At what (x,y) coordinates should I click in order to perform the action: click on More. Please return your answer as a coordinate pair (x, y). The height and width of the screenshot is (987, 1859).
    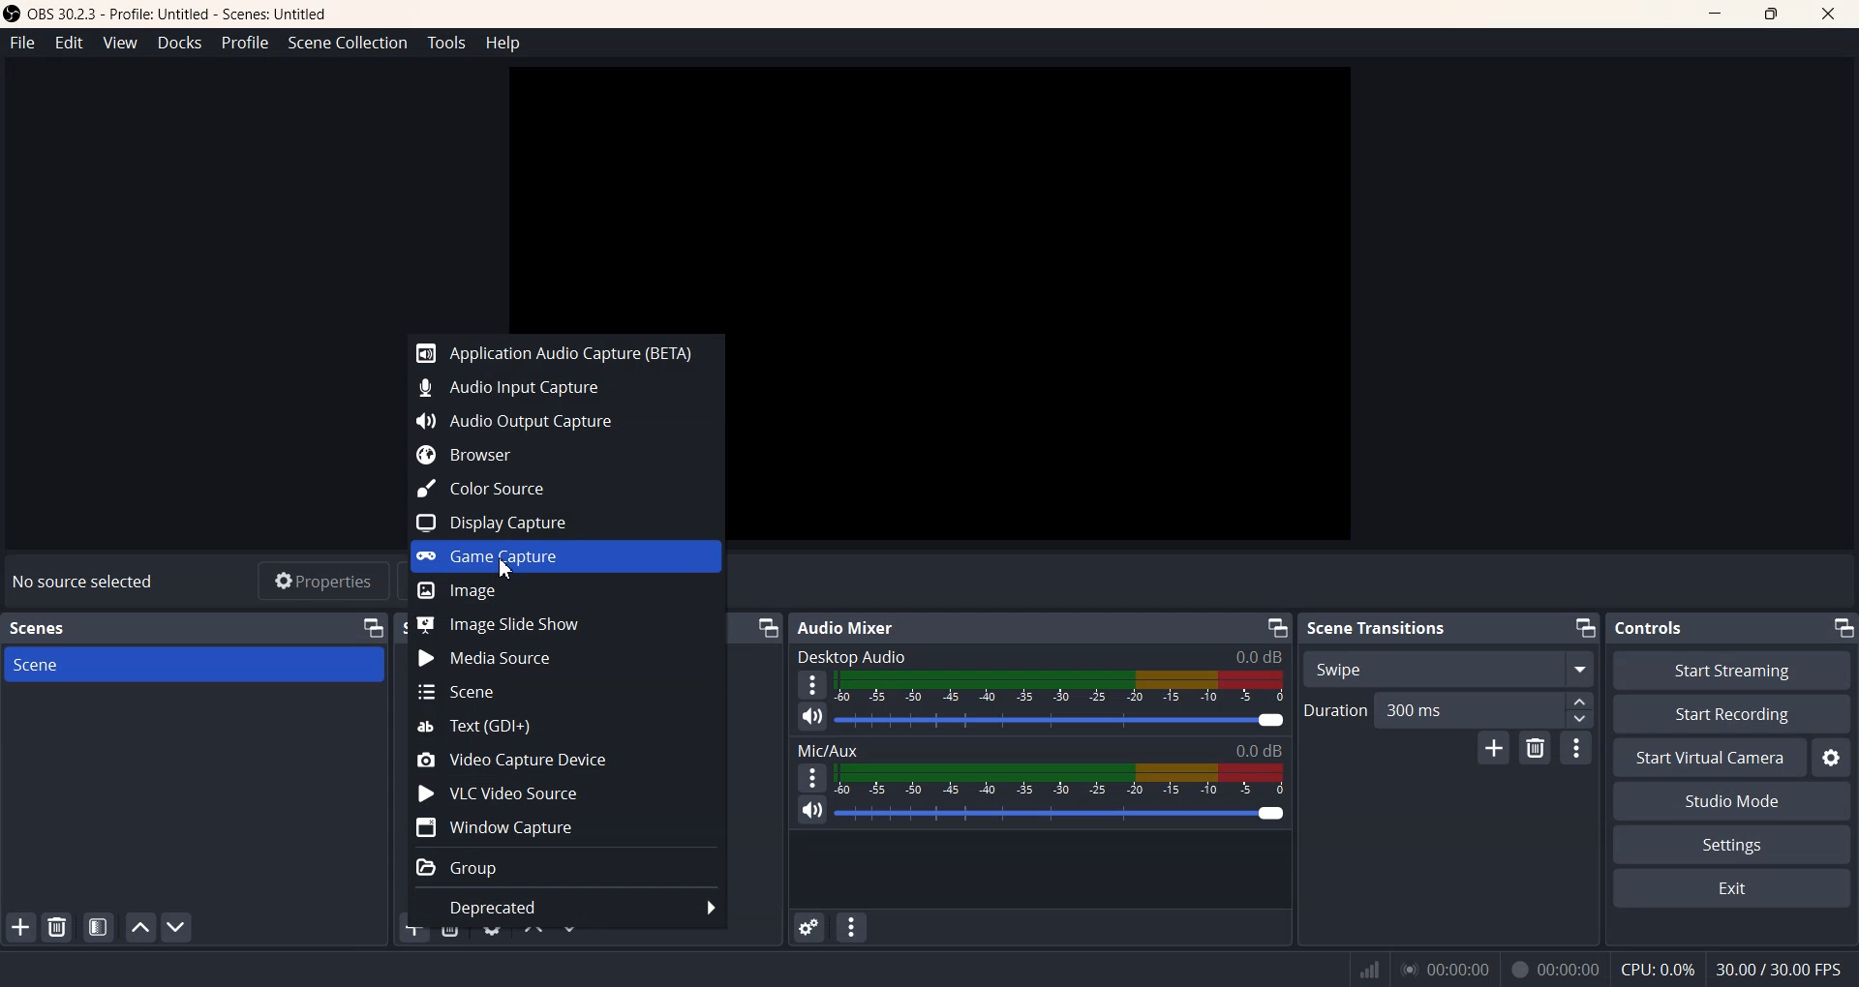
    Looking at the image, I should click on (812, 684).